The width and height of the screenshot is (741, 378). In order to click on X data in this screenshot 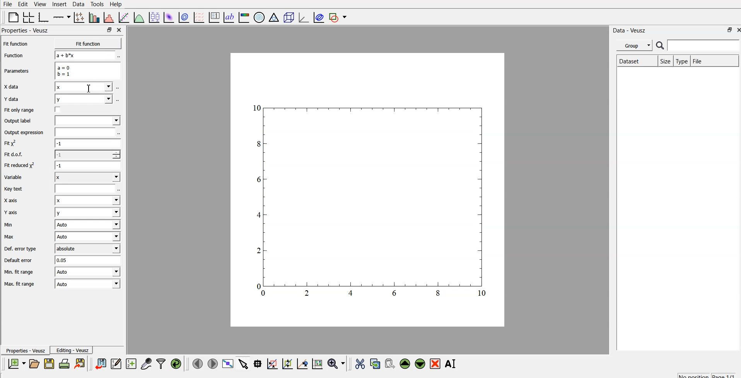, I will do `click(22, 87)`.